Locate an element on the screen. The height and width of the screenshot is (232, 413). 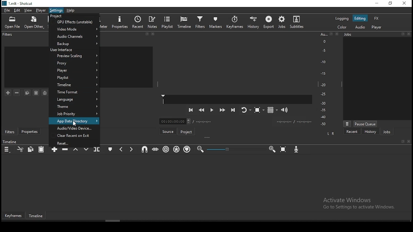
audio channels is located at coordinates (75, 37).